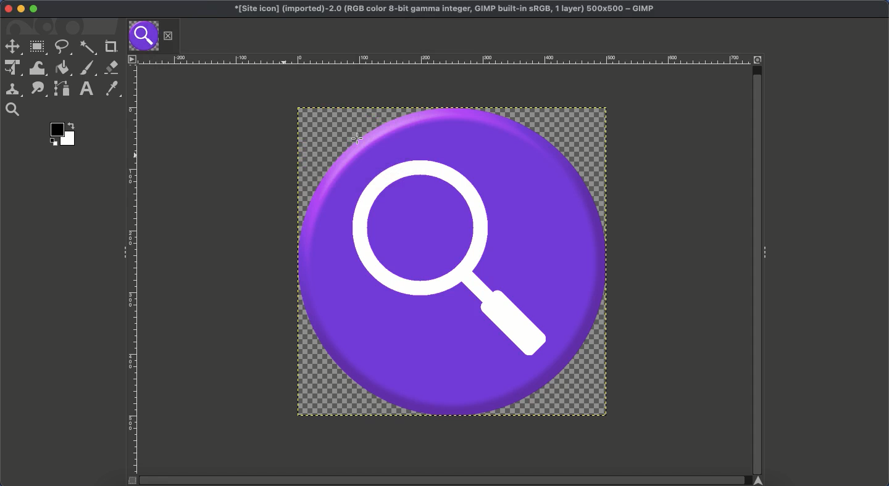 The width and height of the screenshot is (889, 486). I want to click on Tab, so click(153, 36).